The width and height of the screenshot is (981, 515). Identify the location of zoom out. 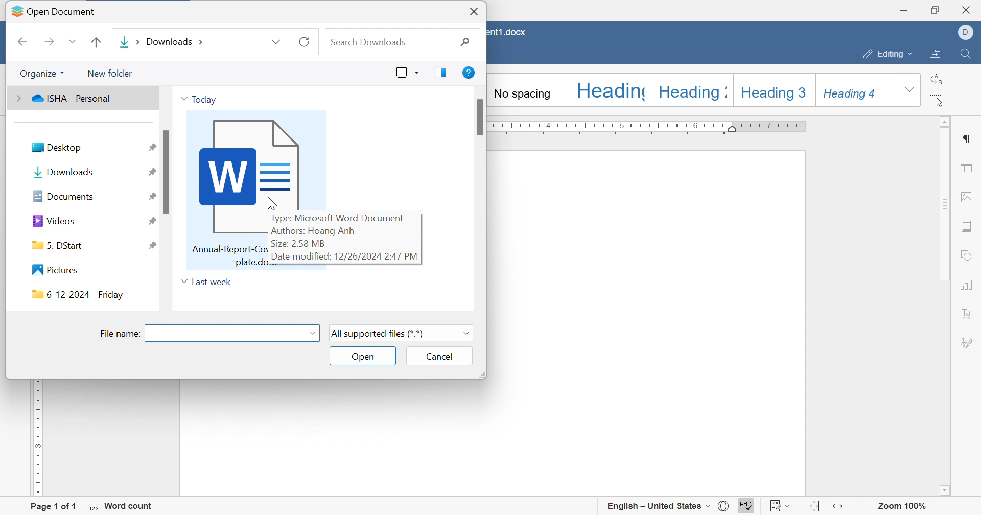
(861, 508).